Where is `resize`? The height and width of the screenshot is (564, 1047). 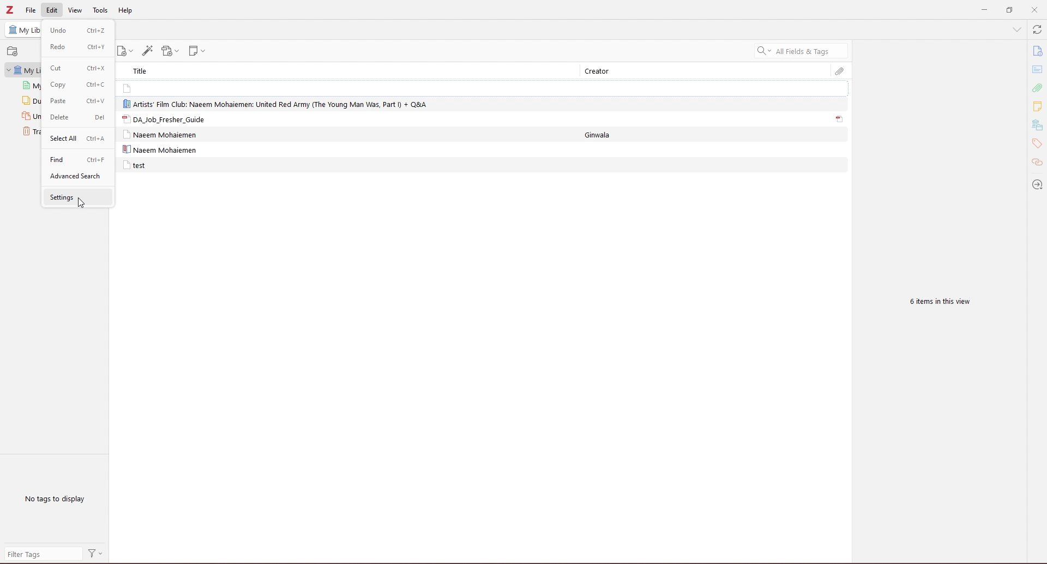 resize is located at coordinates (1009, 10).